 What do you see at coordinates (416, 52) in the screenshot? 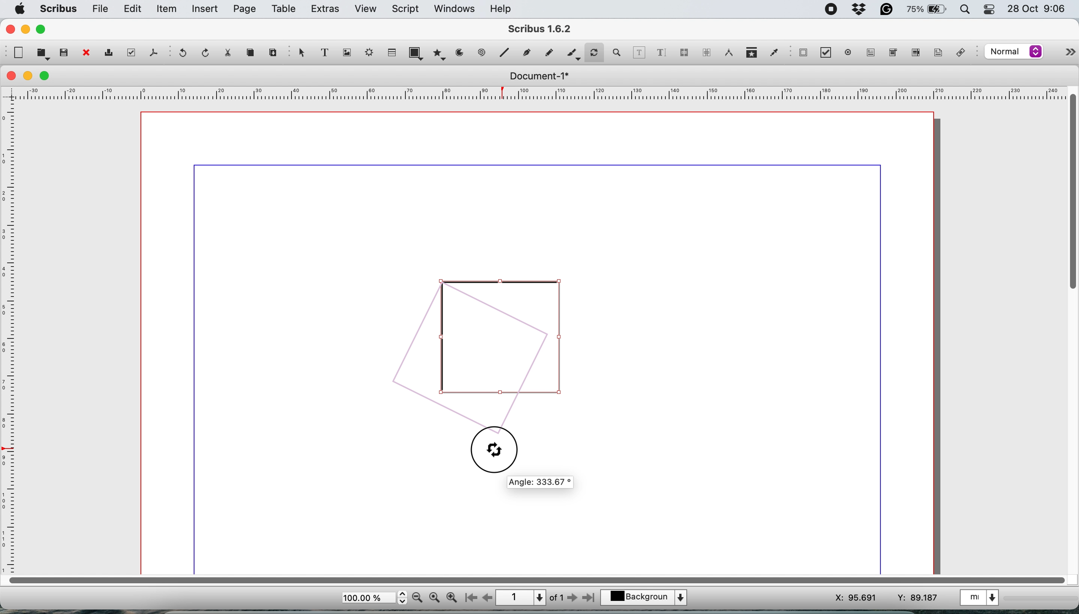
I see `shape` at bounding box center [416, 52].